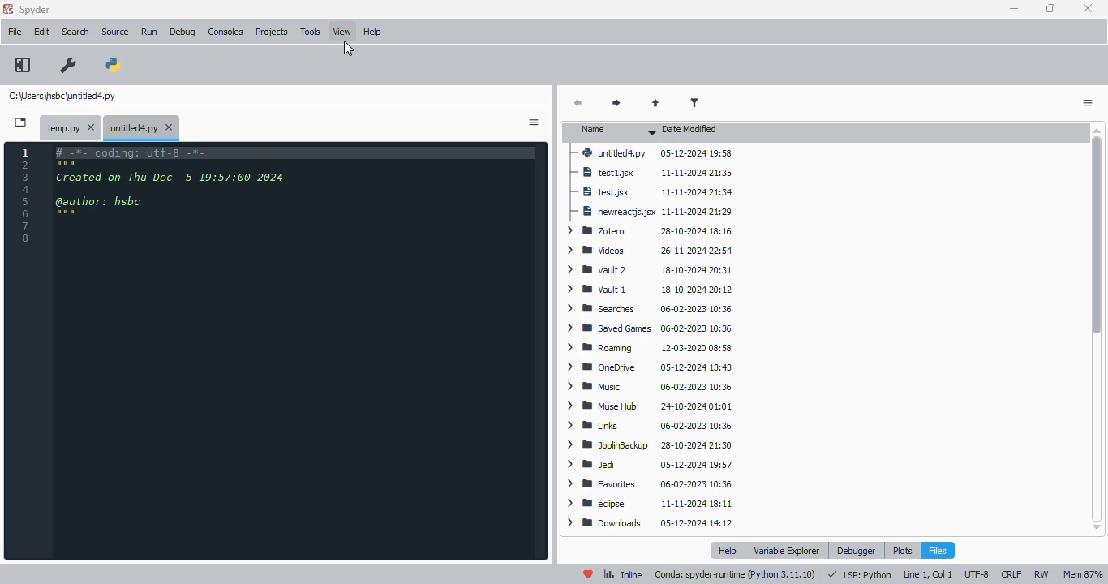  Describe the element at coordinates (928, 574) in the screenshot. I see `line 1, col 1` at that location.